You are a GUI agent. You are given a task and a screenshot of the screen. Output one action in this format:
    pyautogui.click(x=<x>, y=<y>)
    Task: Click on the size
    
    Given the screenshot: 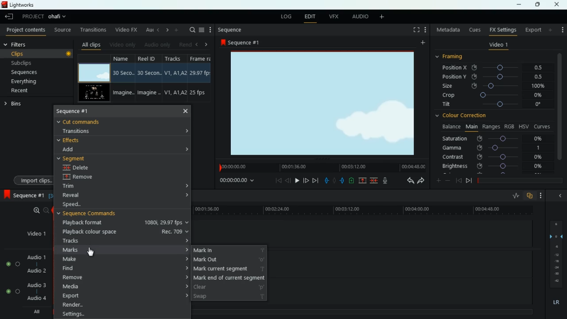 What is the action you would take?
    pyautogui.click(x=492, y=86)
    